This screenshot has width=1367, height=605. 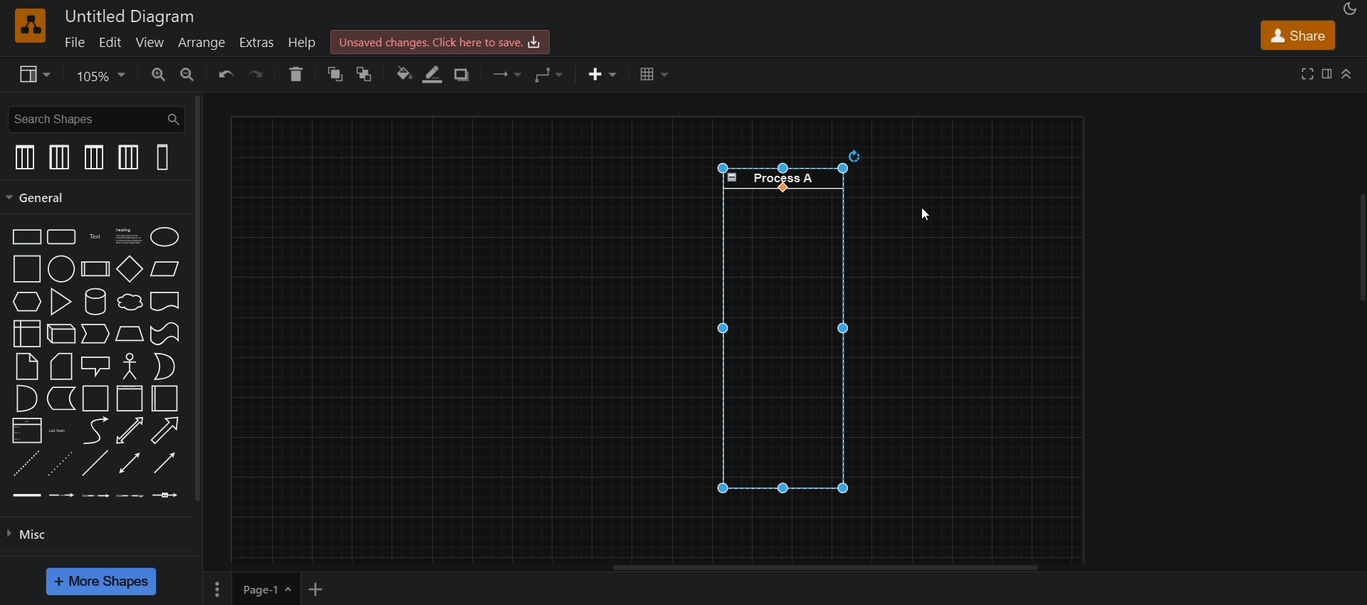 What do you see at coordinates (95, 334) in the screenshot?
I see `step` at bounding box center [95, 334].